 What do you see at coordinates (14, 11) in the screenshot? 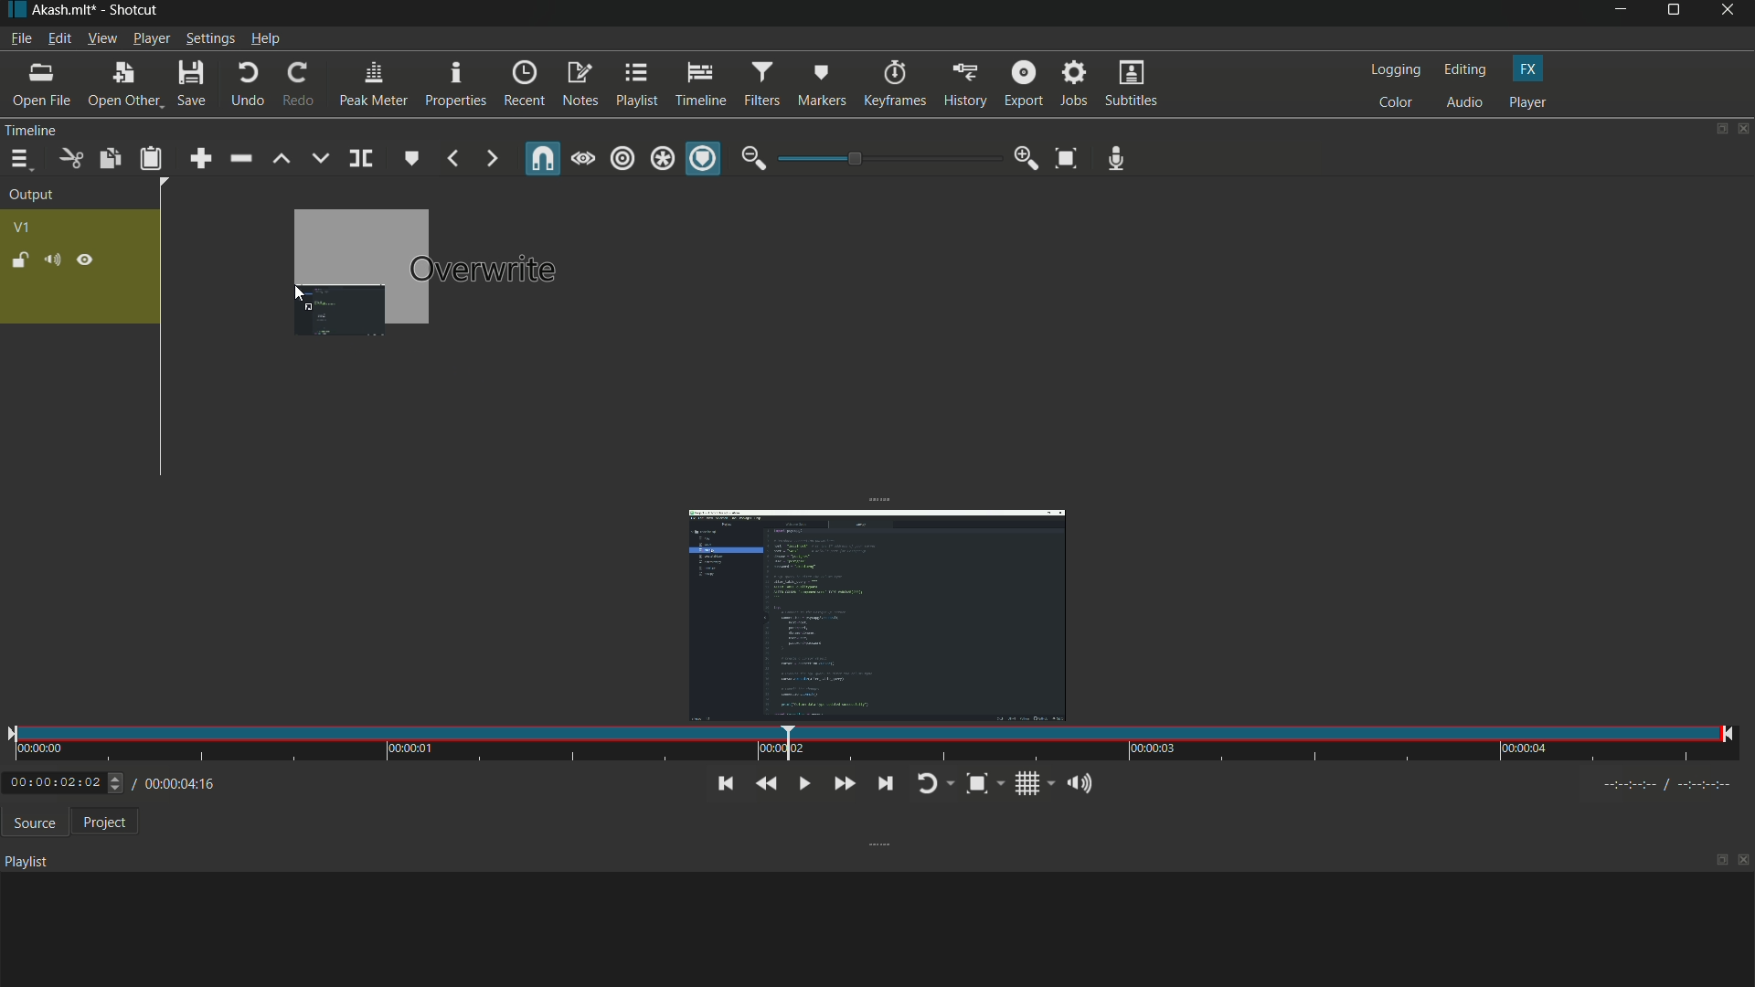
I see `app icon` at bounding box center [14, 11].